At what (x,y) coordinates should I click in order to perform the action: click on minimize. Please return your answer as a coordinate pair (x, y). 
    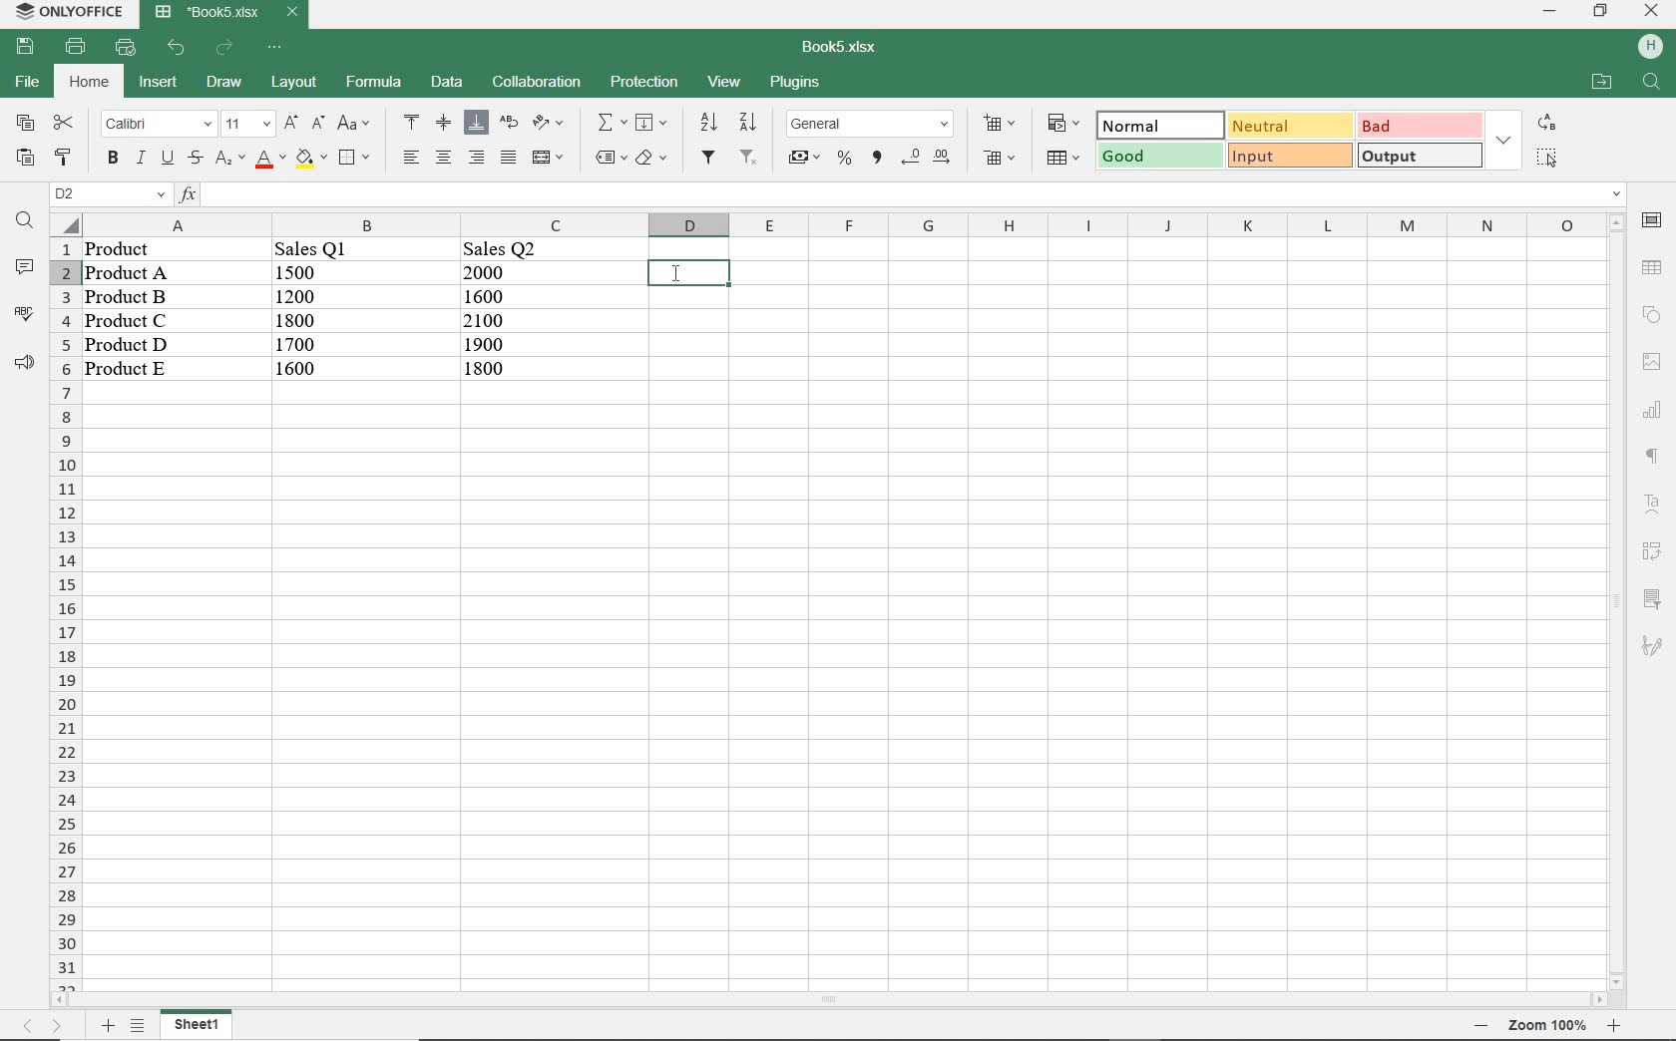
    Looking at the image, I should click on (1550, 13).